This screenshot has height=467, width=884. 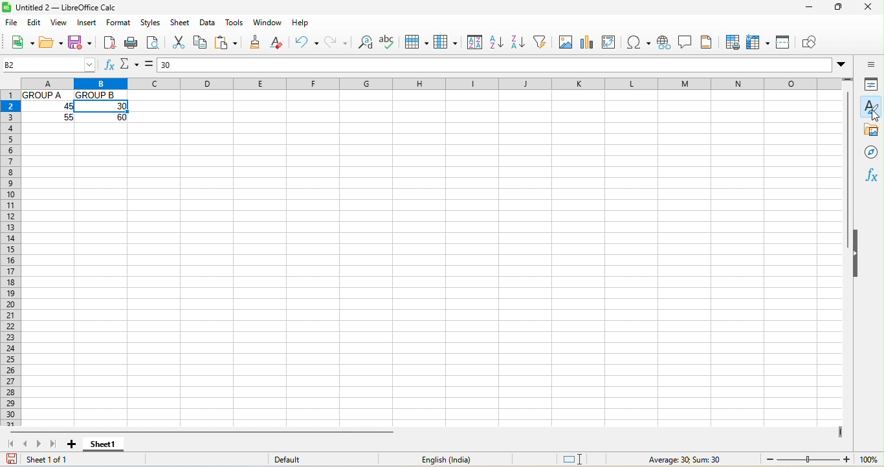 What do you see at coordinates (35, 24) in the screenshot?
I see `edit` at bounding box center [35, 24].